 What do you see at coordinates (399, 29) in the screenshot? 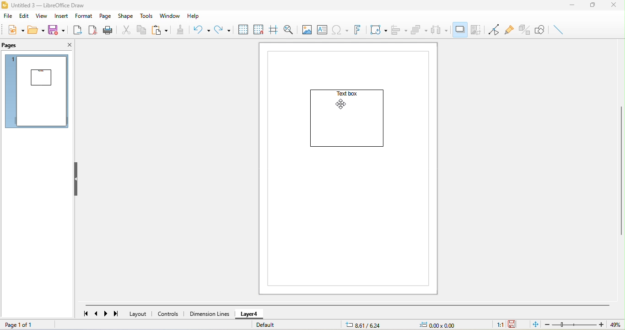
I see `align object ` at bounding box center [399, 29].